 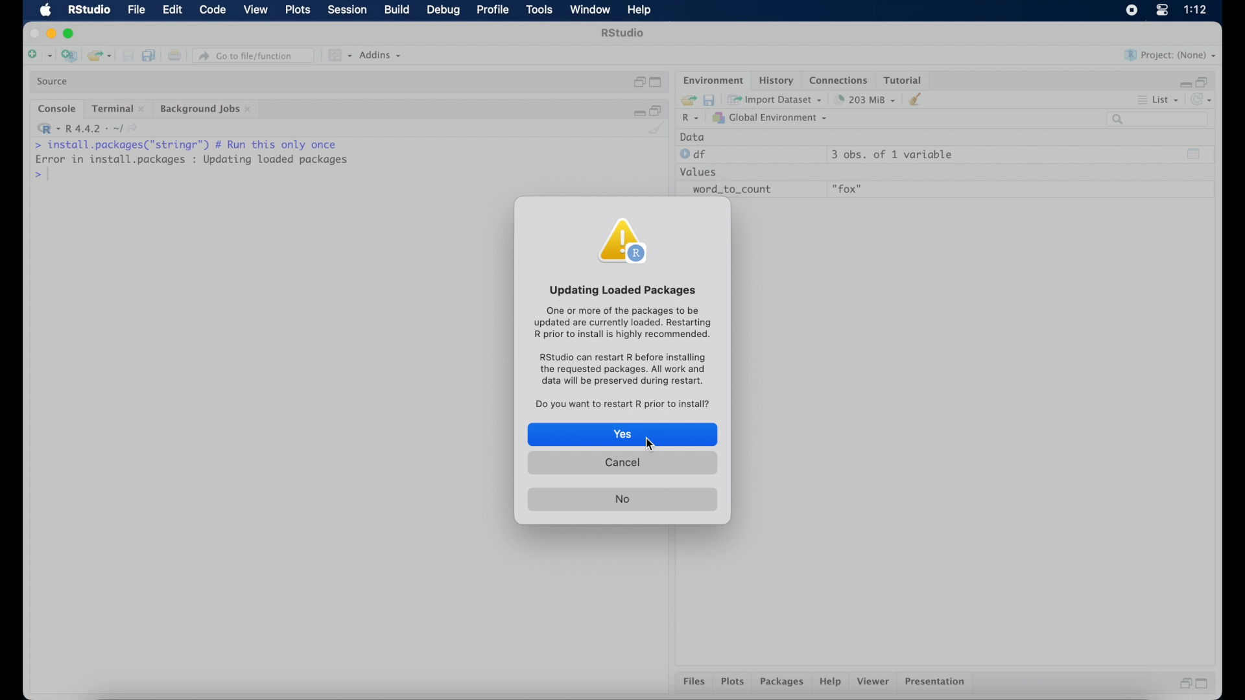 I want to click on maximize, so click(x=1205, y=684).